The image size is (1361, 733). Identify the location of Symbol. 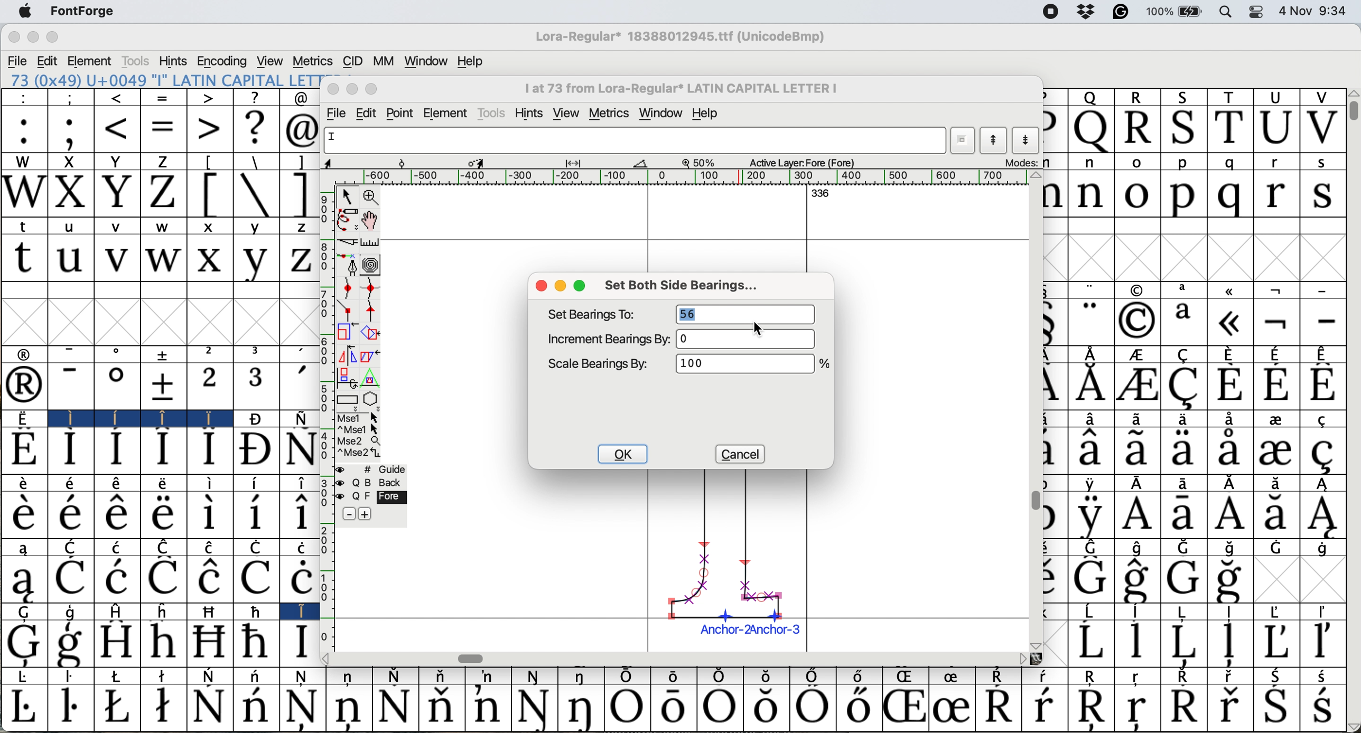
(1182, 707).